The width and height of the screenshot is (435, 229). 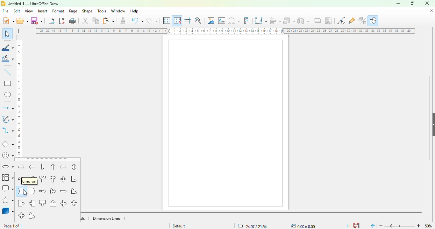 I want to click on fit page to current window, so click(x=373, y=226).